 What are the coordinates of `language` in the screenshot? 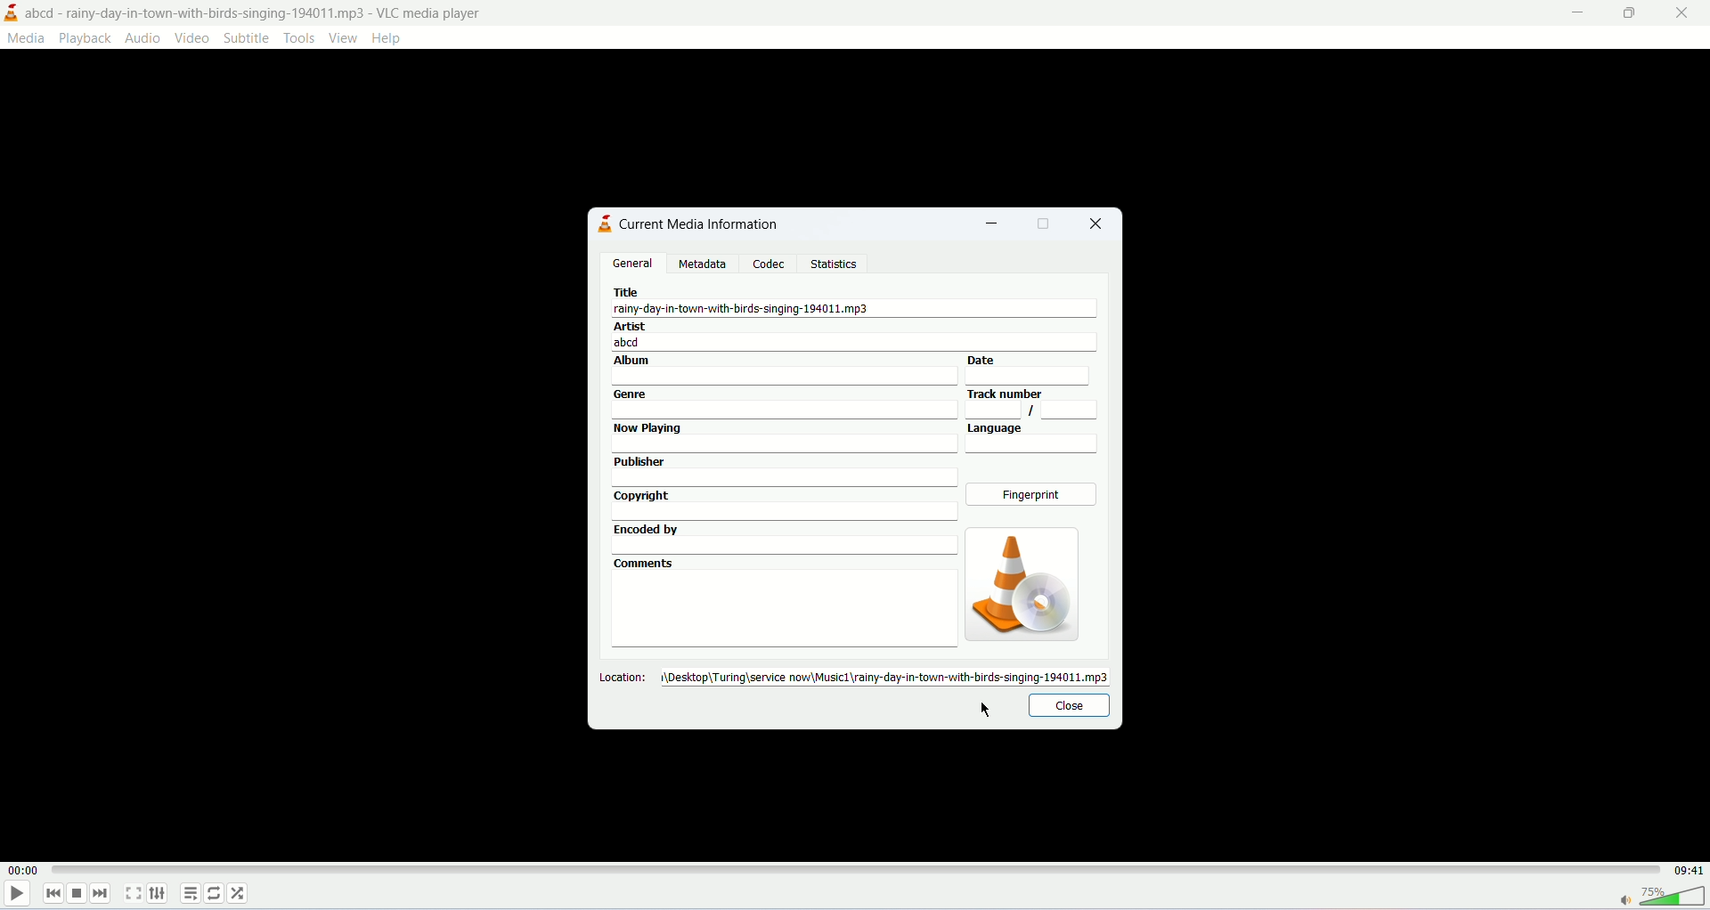 It's located at (1034, 439).